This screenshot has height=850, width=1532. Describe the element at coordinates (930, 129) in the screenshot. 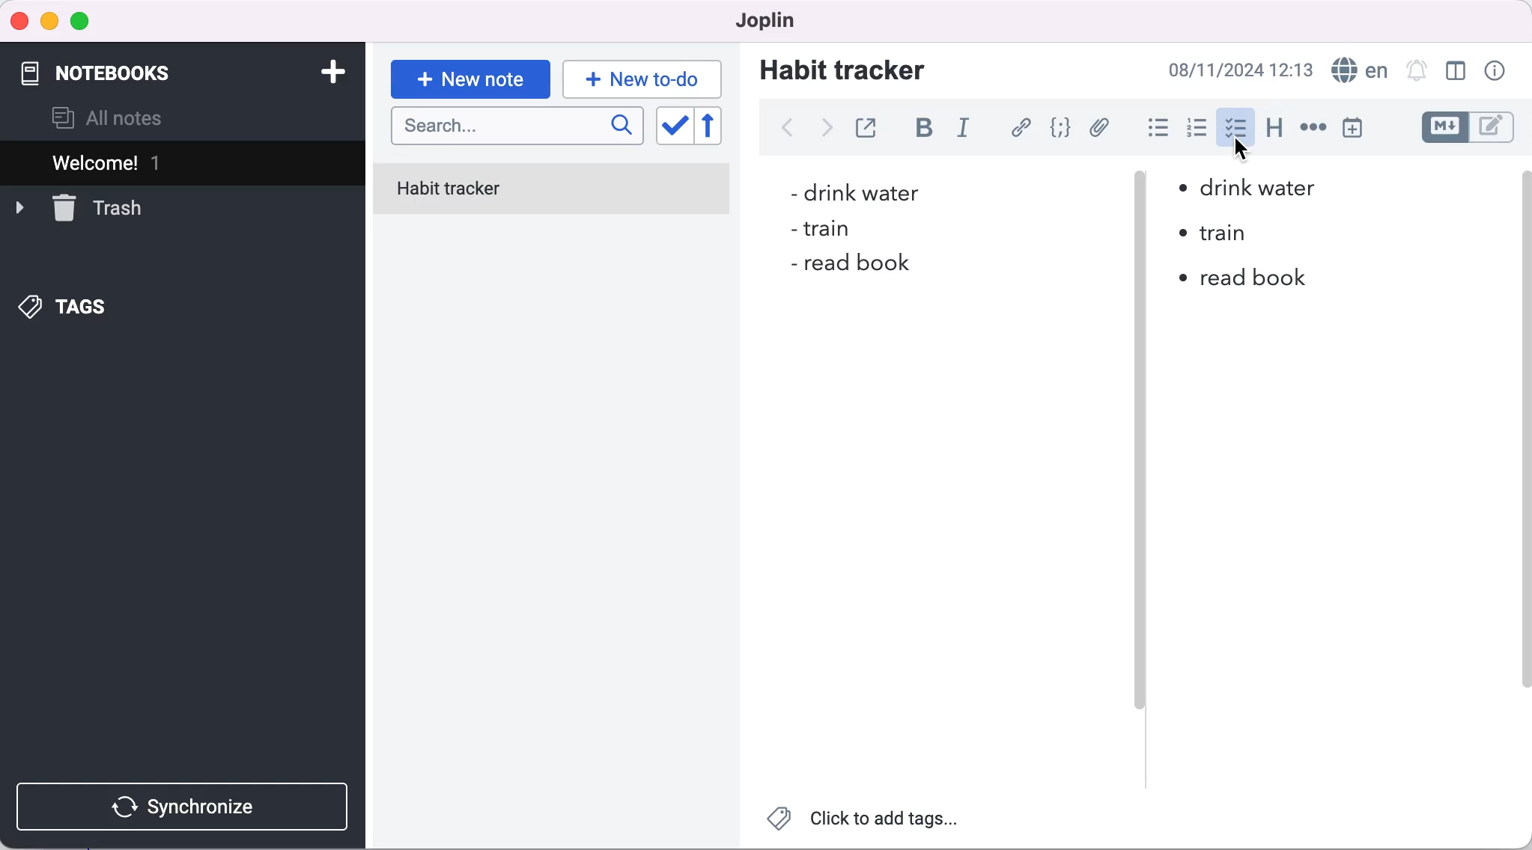

I see `bold` at that location.